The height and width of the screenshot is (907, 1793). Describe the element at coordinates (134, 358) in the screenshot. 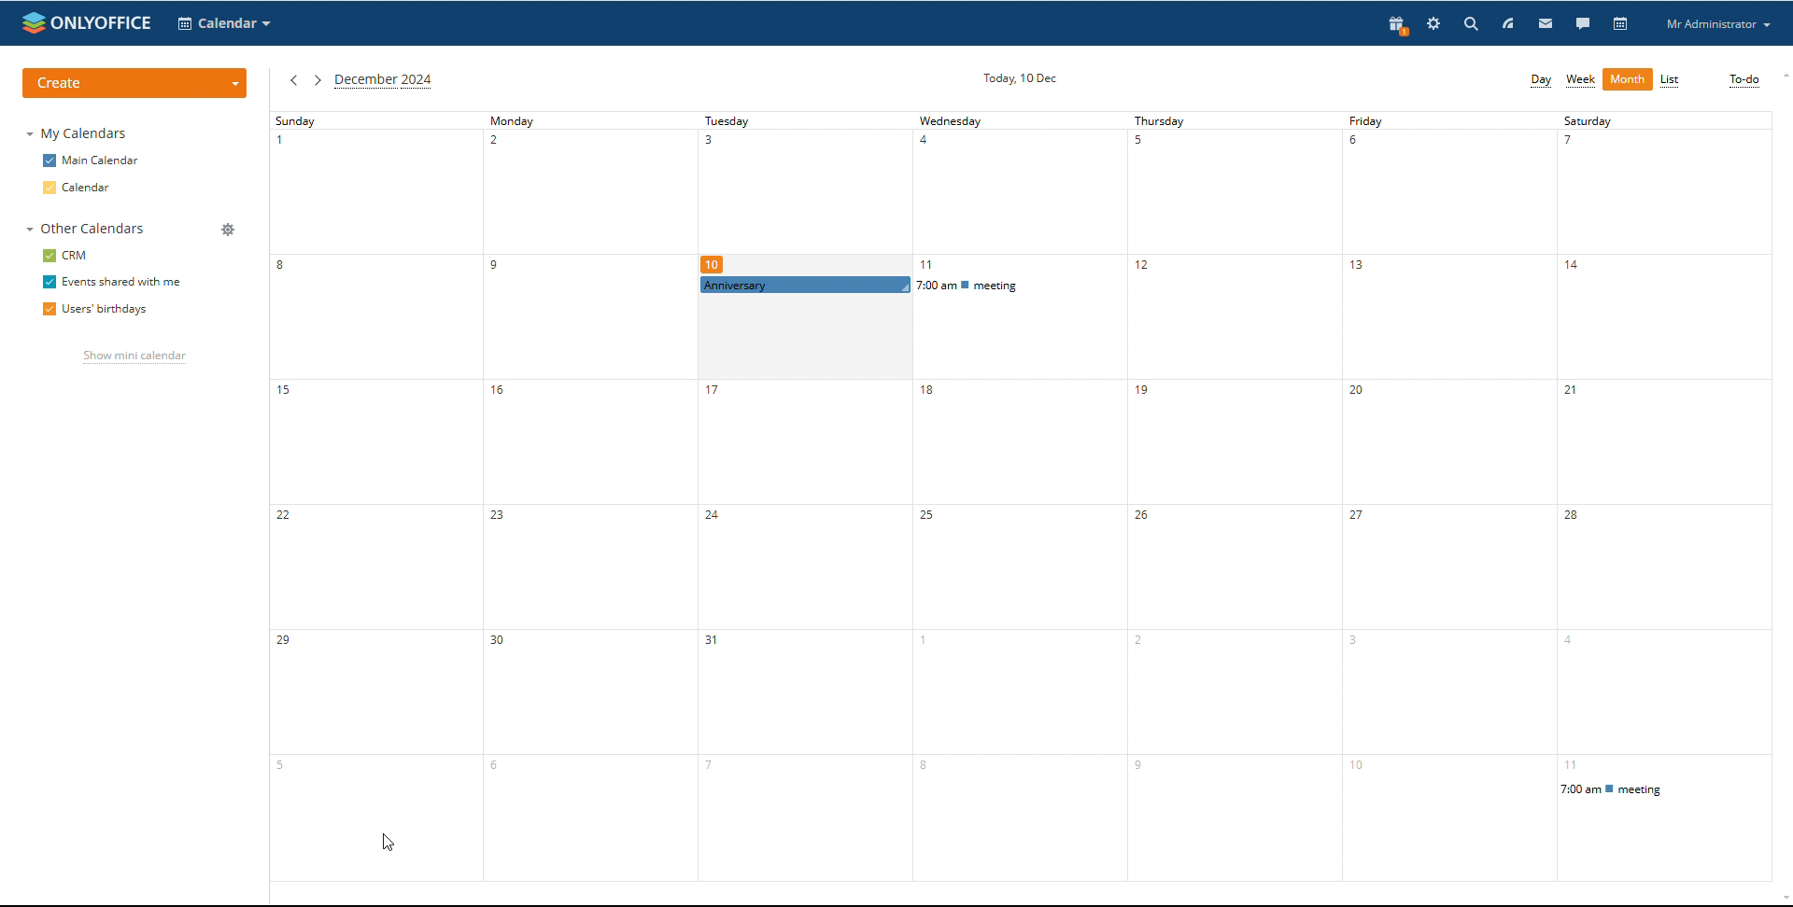

I see `show mini calendar` at that location.